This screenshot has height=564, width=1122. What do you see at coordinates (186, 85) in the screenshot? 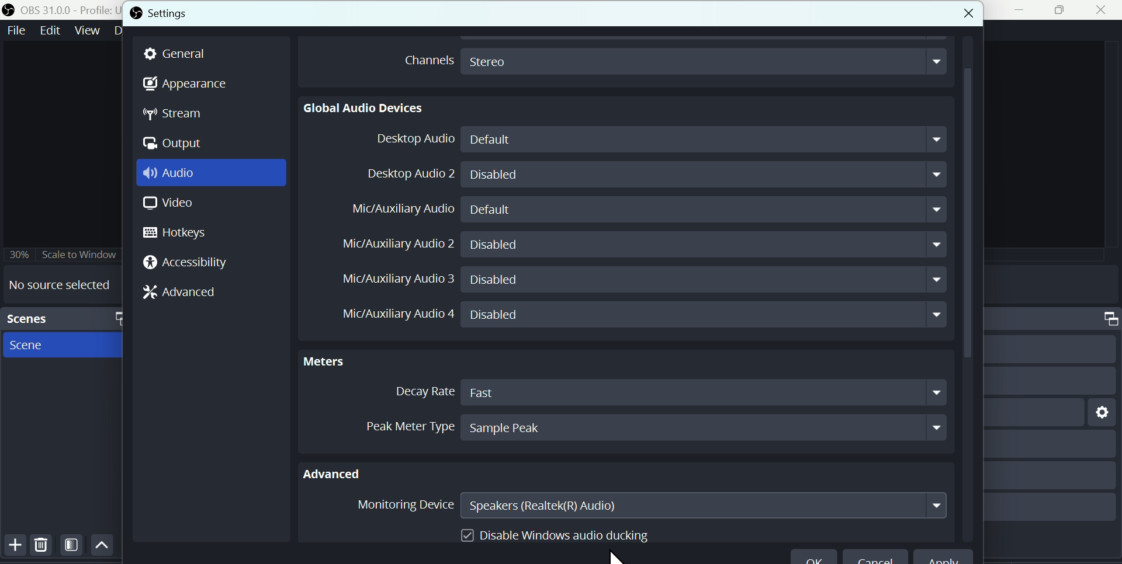
I see `Appearance` at bounding box center [186, 85].